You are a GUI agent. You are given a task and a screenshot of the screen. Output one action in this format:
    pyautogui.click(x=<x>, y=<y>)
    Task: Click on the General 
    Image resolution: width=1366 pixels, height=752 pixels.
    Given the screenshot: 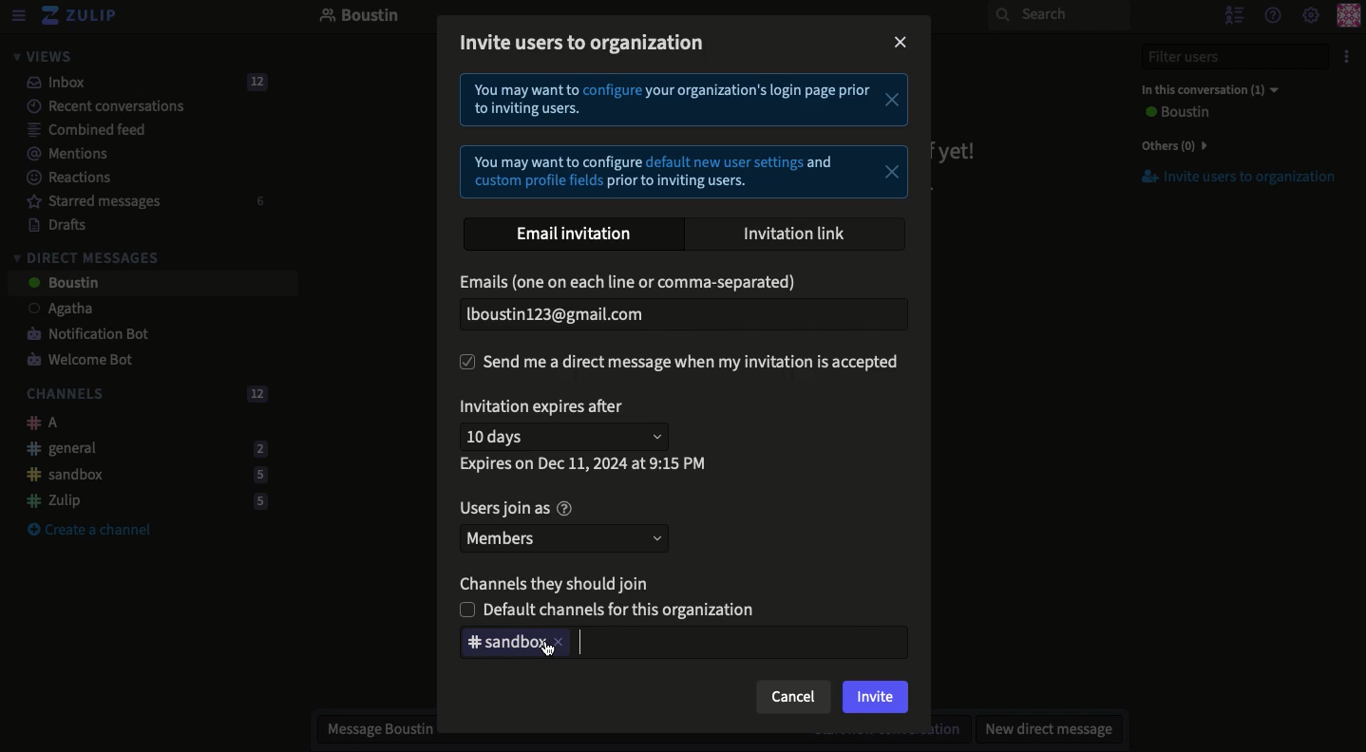 What is the action you would take?
    pyautogui.click(x=142, y=447)
    